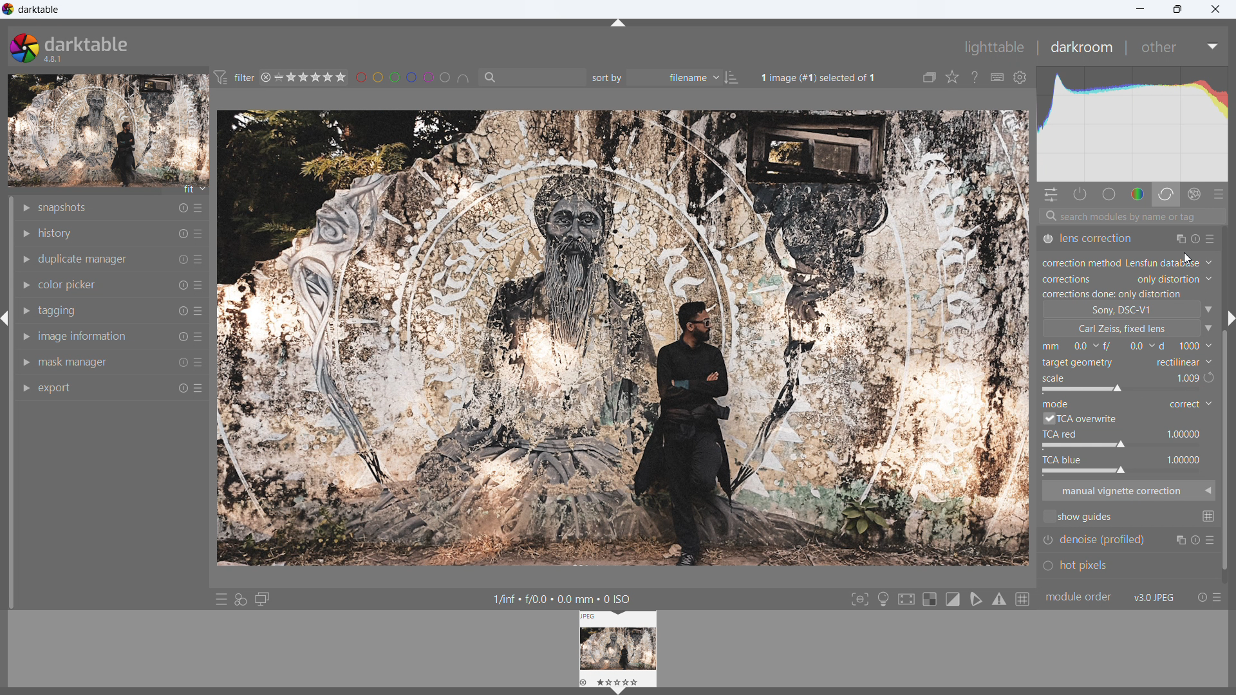 This screenshot has width=1236, height=695. Describe the element at coordinates (619, 23) in the screenshot. I see `hide panel` at that location.